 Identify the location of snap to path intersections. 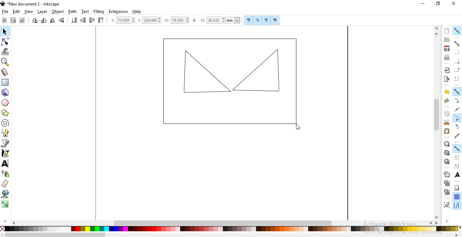
(458, 109).